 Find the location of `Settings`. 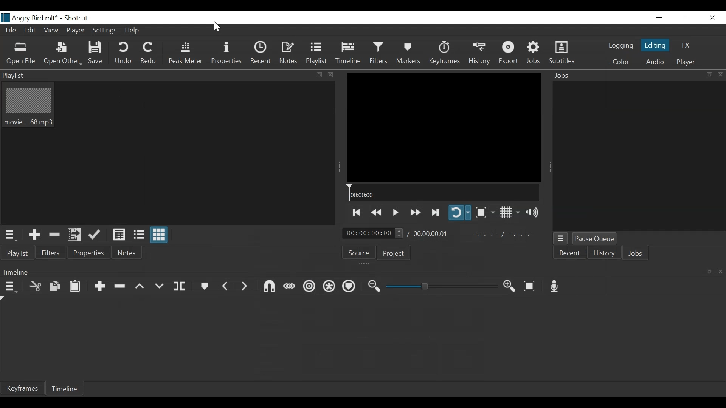

Settings is located at coordinates (104, 31).